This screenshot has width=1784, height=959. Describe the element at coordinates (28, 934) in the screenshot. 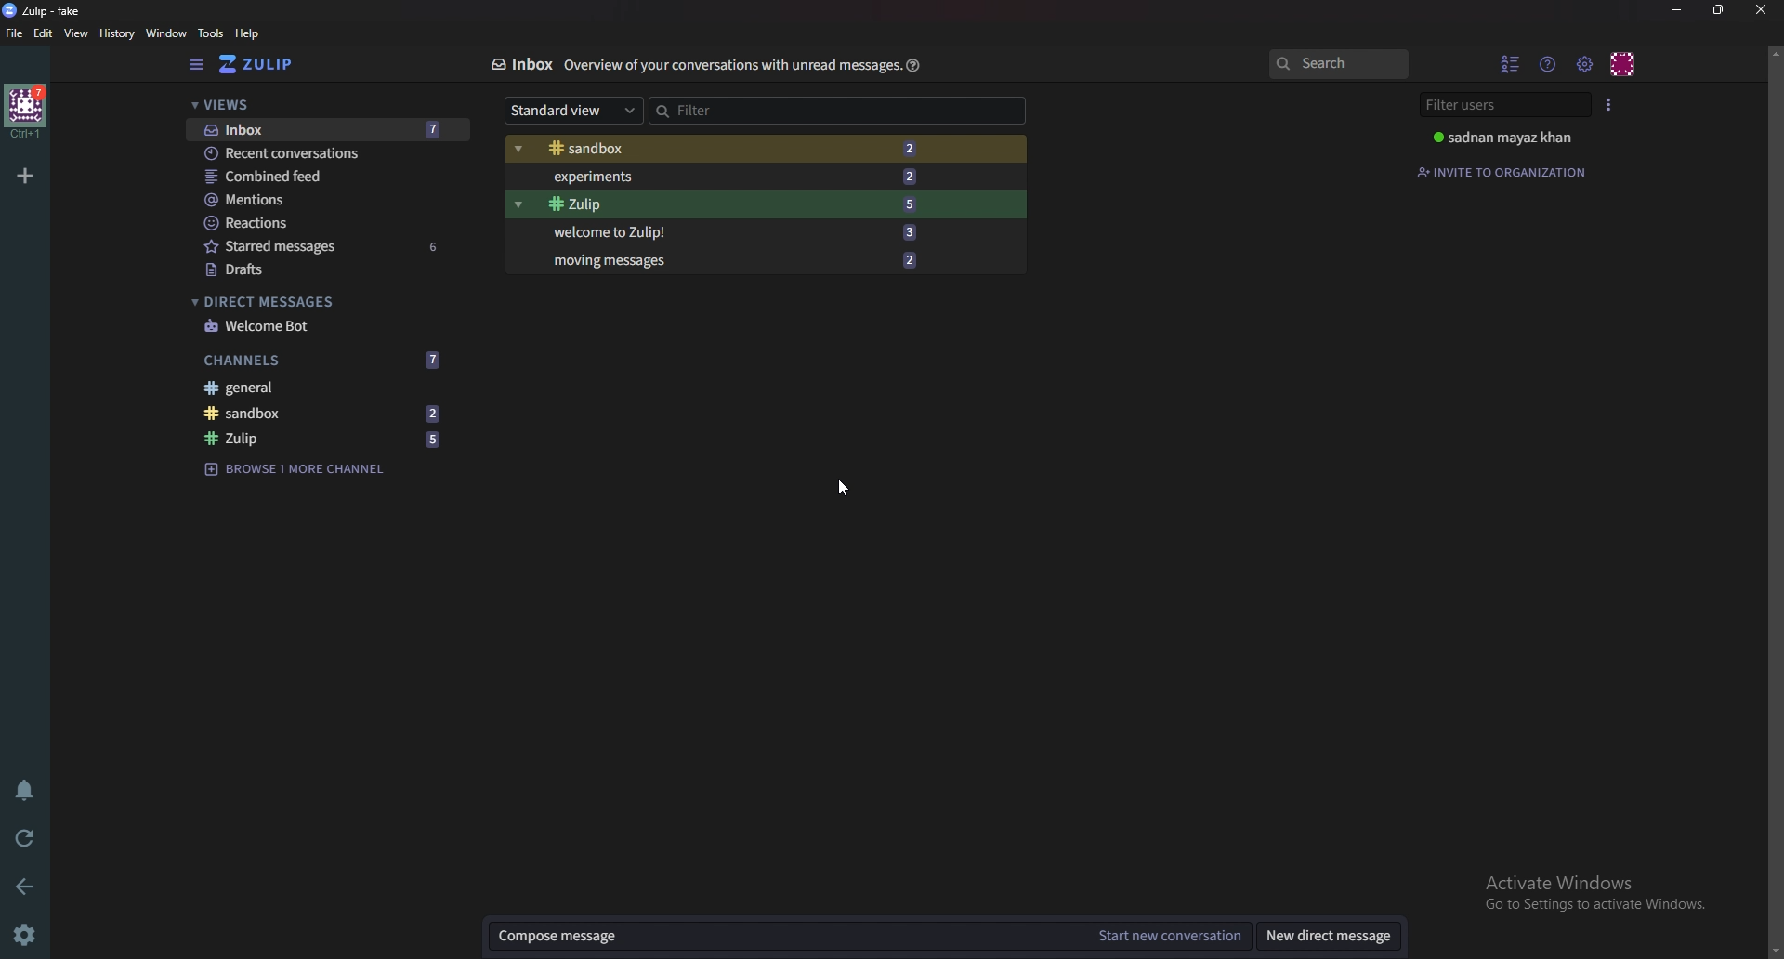

I see `Settings` at that location.